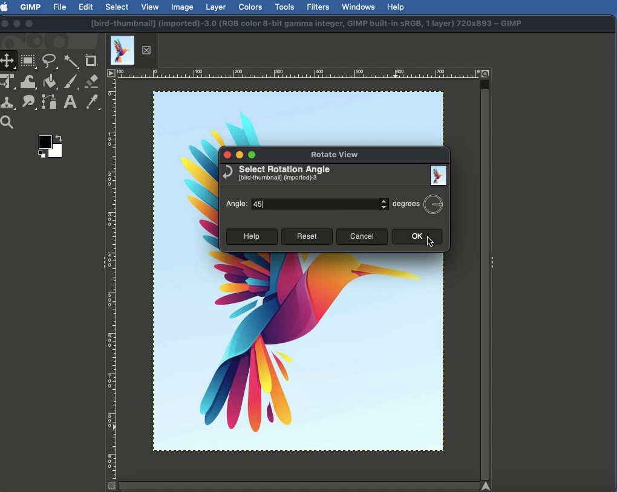  I want to click on Freeform selector, so click(51, 63).